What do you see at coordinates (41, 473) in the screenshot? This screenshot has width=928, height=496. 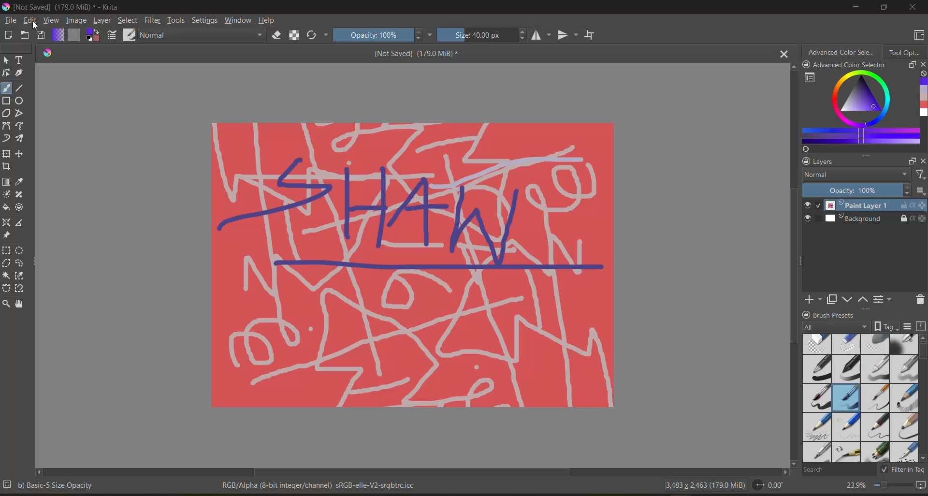 I see `scroll left` at bounding box center [41, 473].